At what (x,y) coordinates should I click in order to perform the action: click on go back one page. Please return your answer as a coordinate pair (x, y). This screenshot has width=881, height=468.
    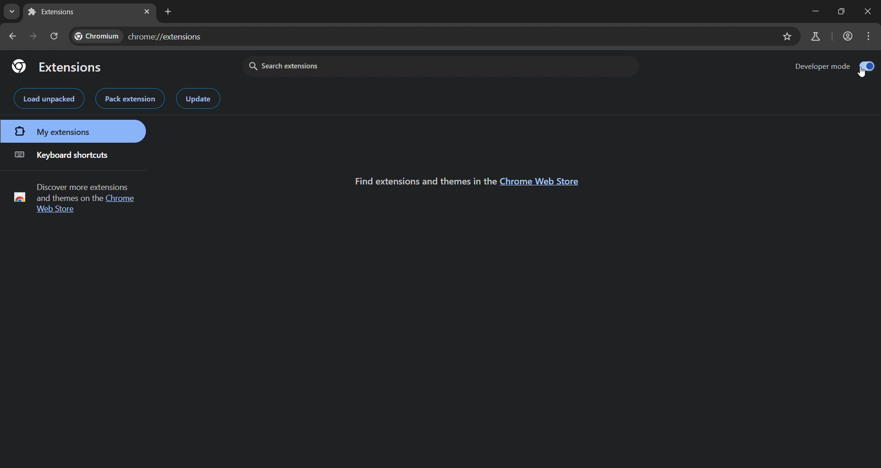
    Looking at the image, I should click on (14, 35).